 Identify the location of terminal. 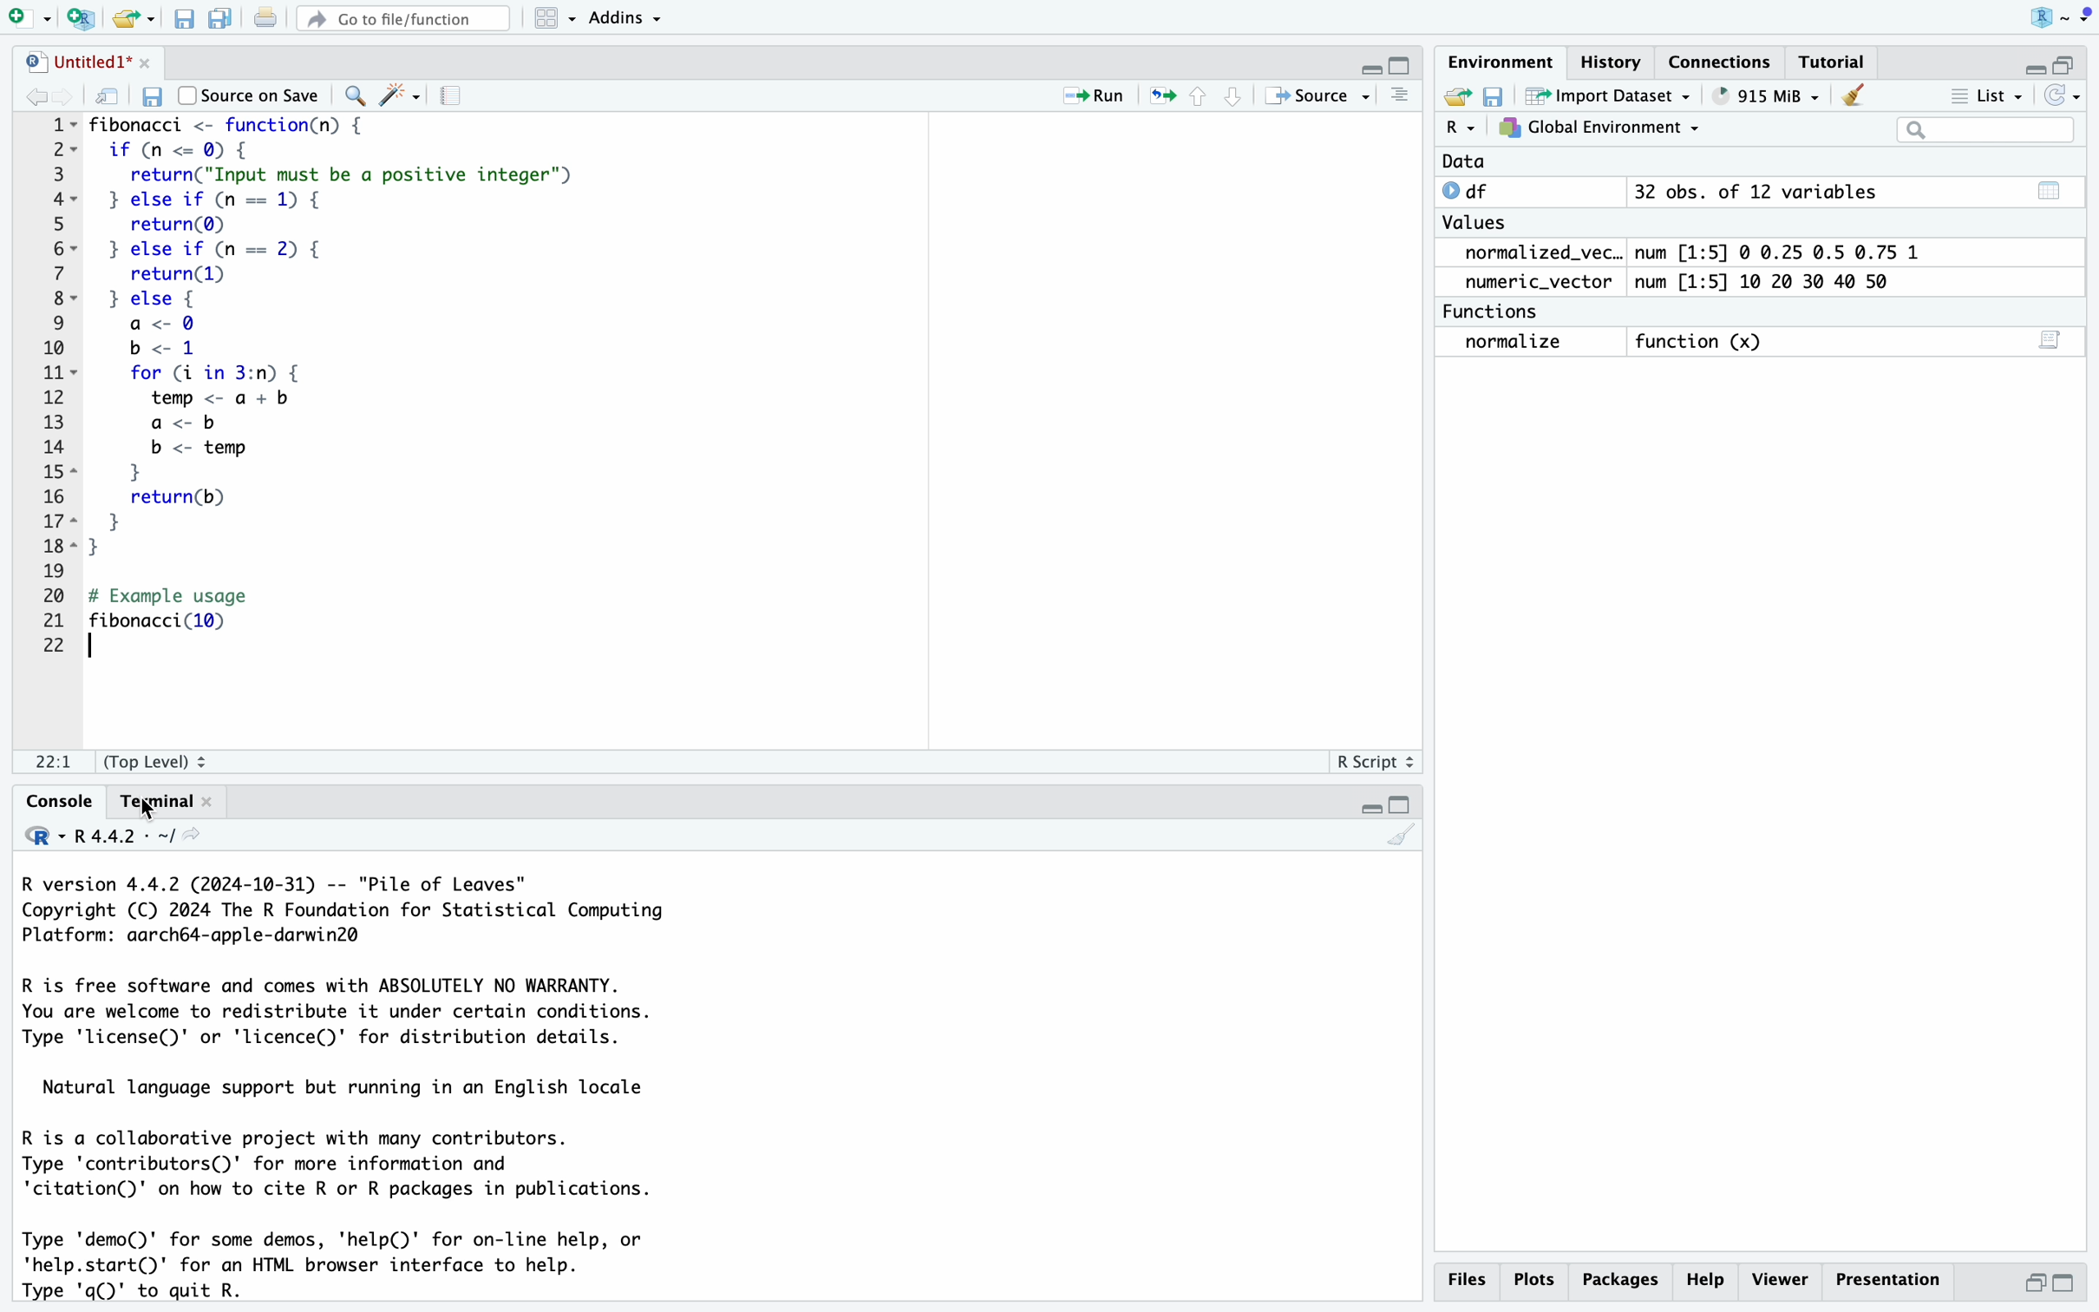
(170, 800).